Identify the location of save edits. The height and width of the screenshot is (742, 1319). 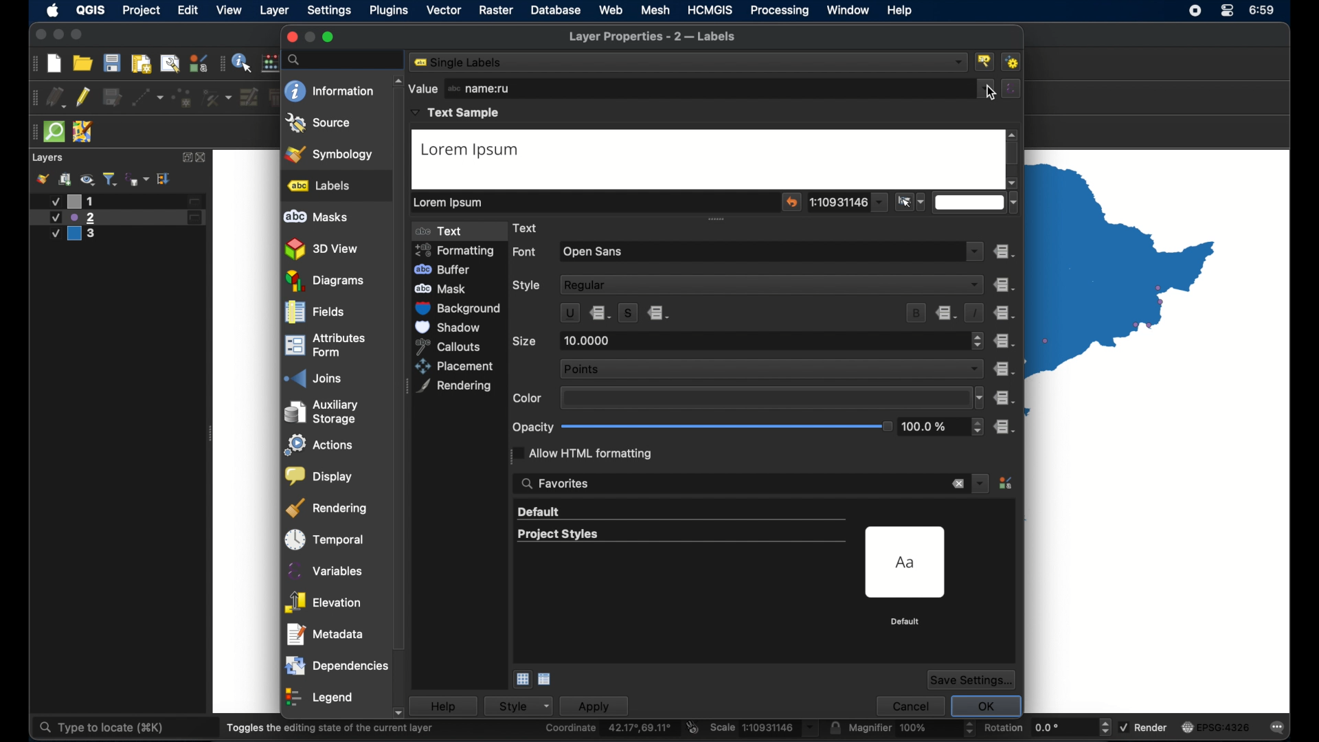
(112, 97).